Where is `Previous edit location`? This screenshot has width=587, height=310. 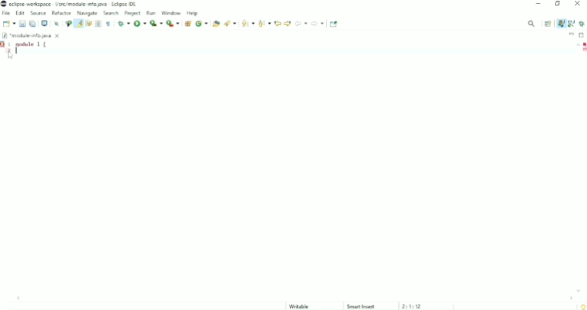
Previous edit location is located at coordinates (277, 23).